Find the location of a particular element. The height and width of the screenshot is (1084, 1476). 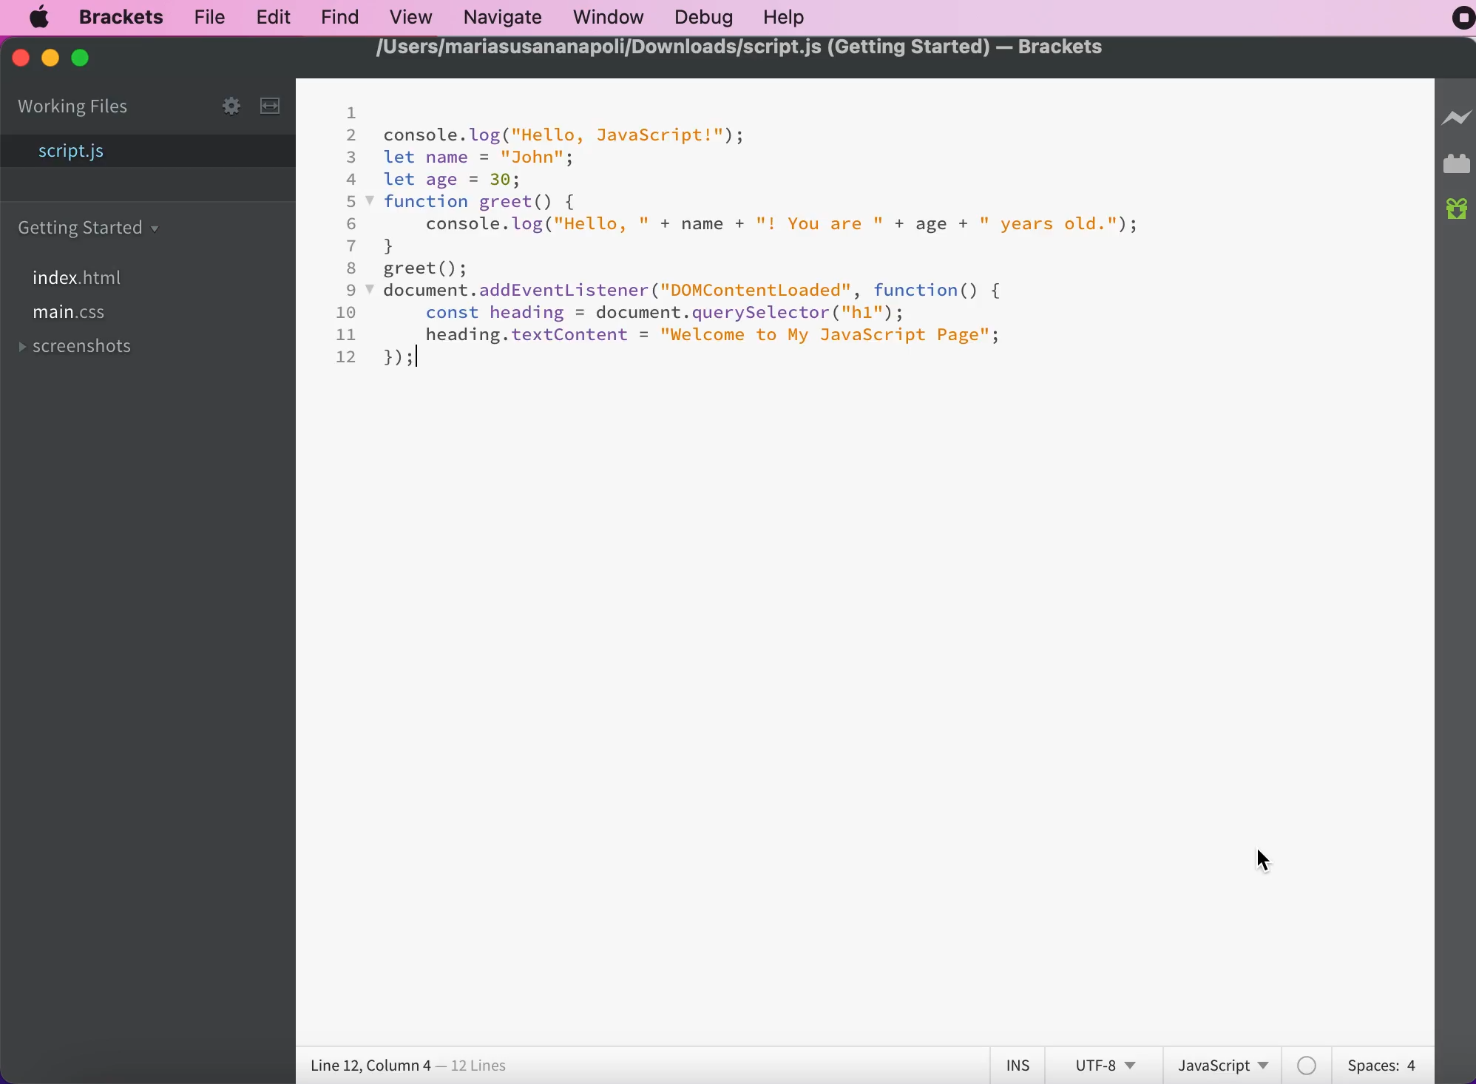

4 is located at coordinates (352, 179).